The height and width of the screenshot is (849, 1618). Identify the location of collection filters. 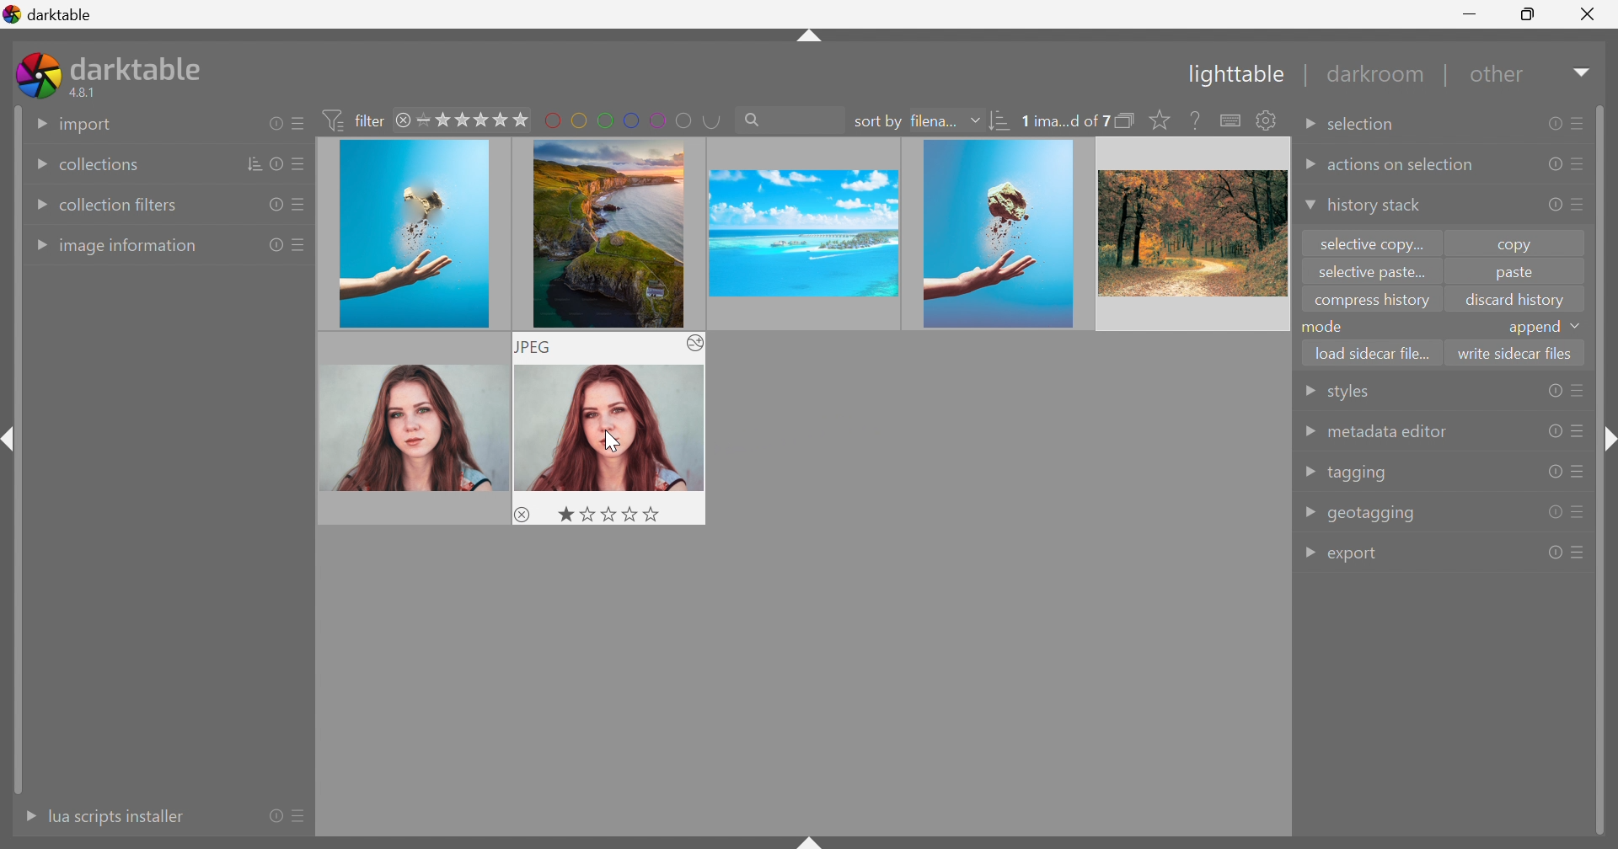
(120, 205).